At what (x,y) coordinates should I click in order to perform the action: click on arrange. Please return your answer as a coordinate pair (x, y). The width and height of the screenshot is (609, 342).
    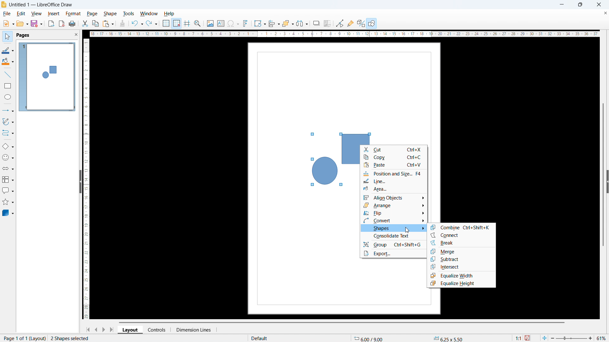
    Looking at the image, I should click on (287, 24).